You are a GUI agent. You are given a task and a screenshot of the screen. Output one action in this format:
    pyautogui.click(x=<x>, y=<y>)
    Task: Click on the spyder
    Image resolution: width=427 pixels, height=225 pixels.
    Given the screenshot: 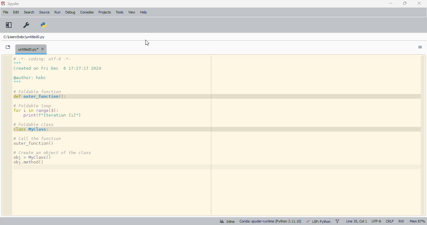 What is the action you would take?
    pyautogui.click(x=13, y=4)
    